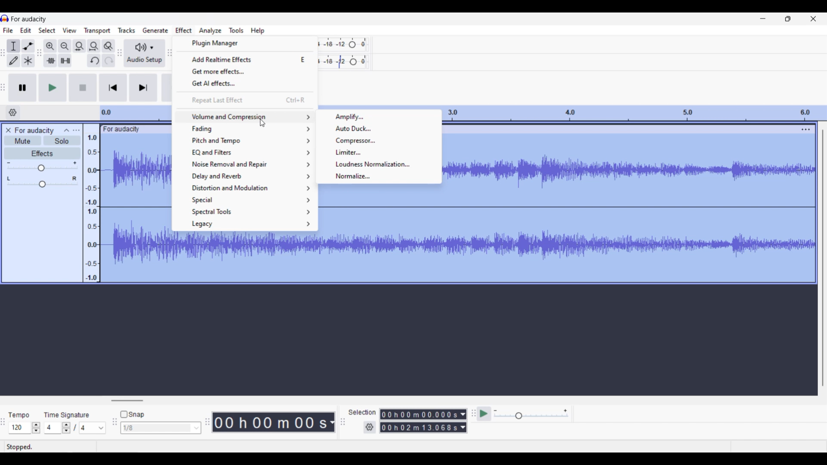  What do you see at coordinates (109, 60) in the screenshot?
I see `Redo` at bounding box center [109, 60].